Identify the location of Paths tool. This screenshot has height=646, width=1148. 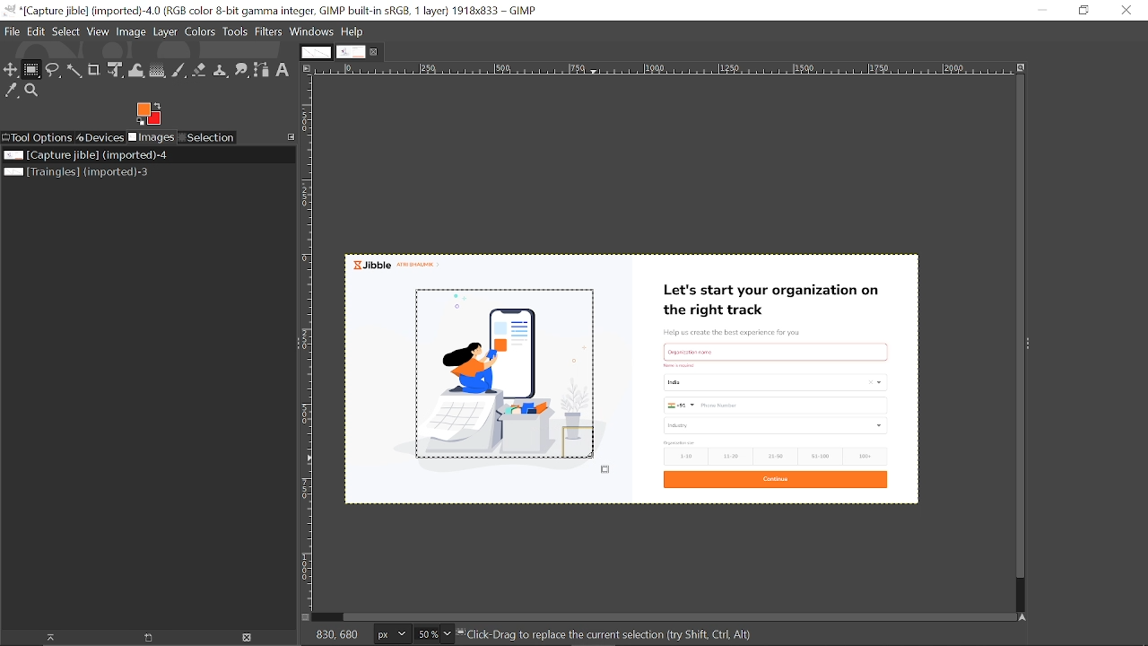
(262, 70).